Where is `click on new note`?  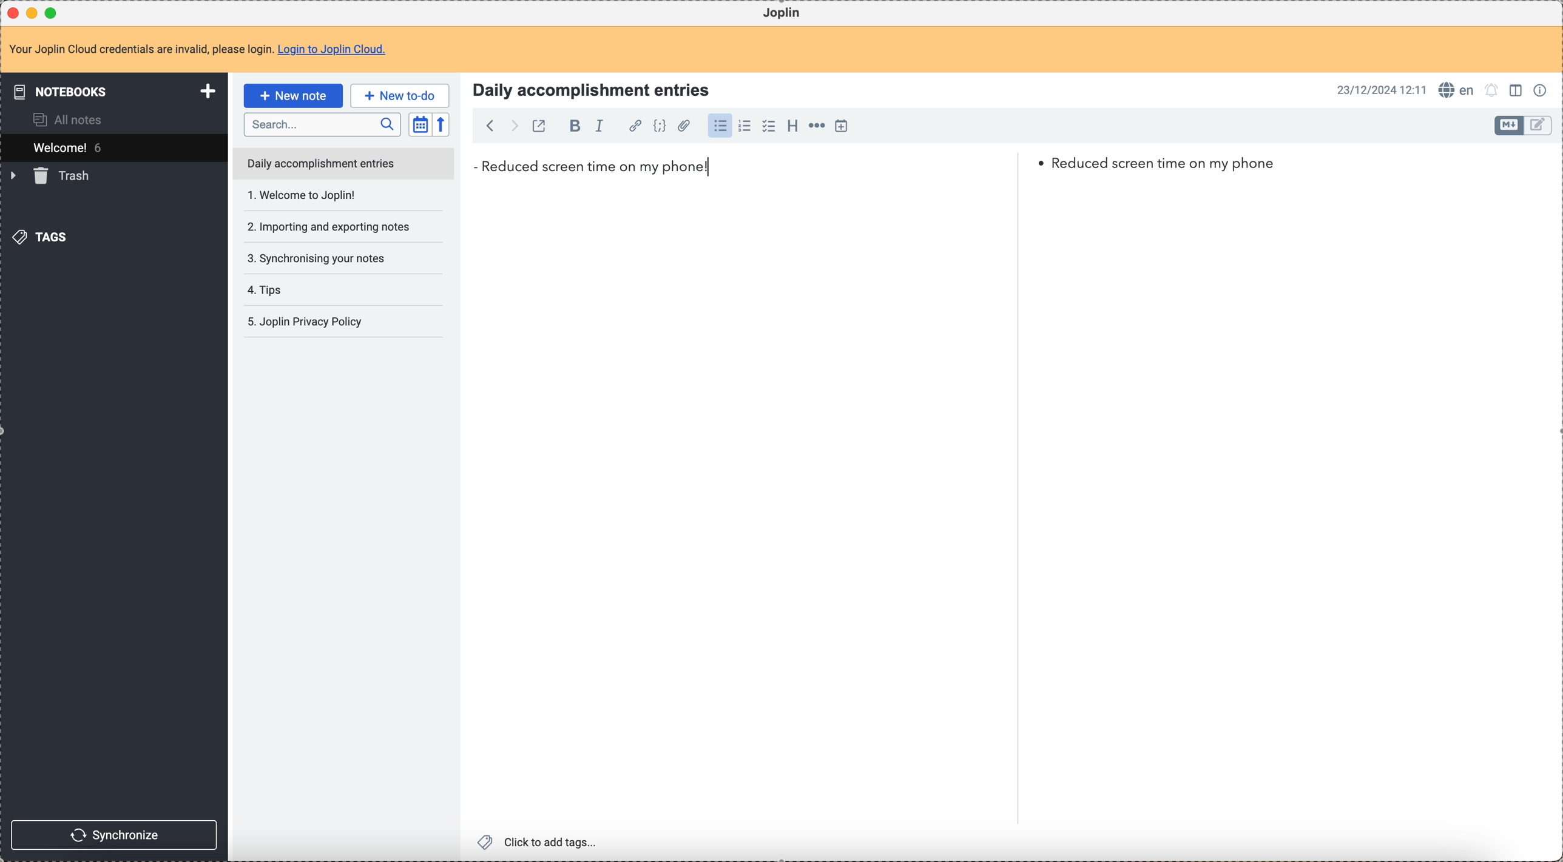 click on new note is located at coordinates (292, 95).